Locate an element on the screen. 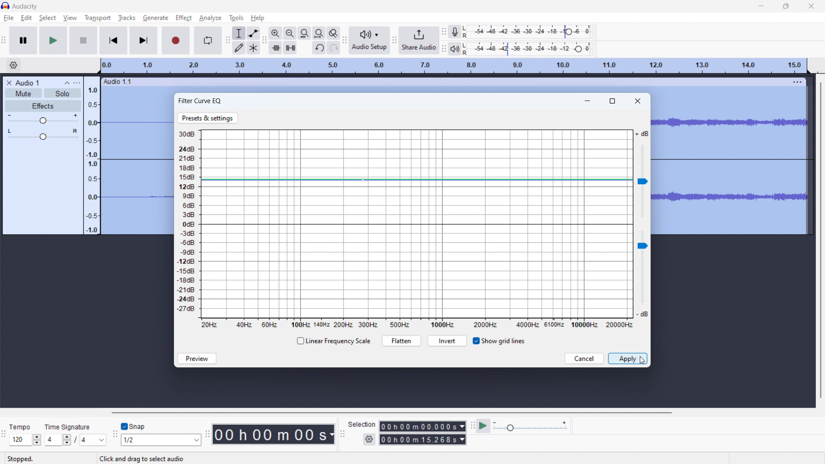  time signature toolbar is located at coordinates (4, 434).